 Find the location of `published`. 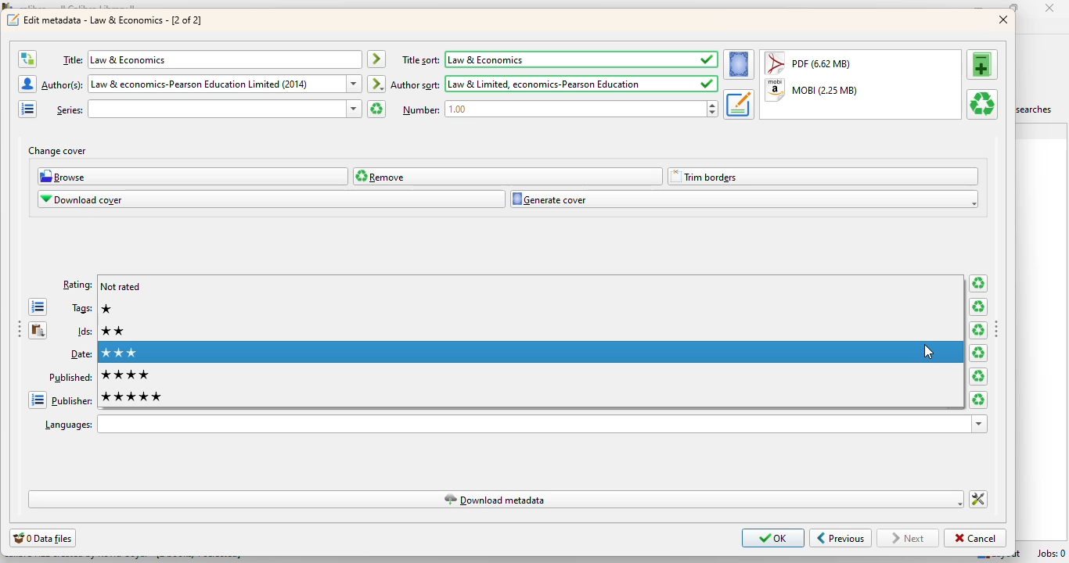

published is located at coordinates (70, 377).